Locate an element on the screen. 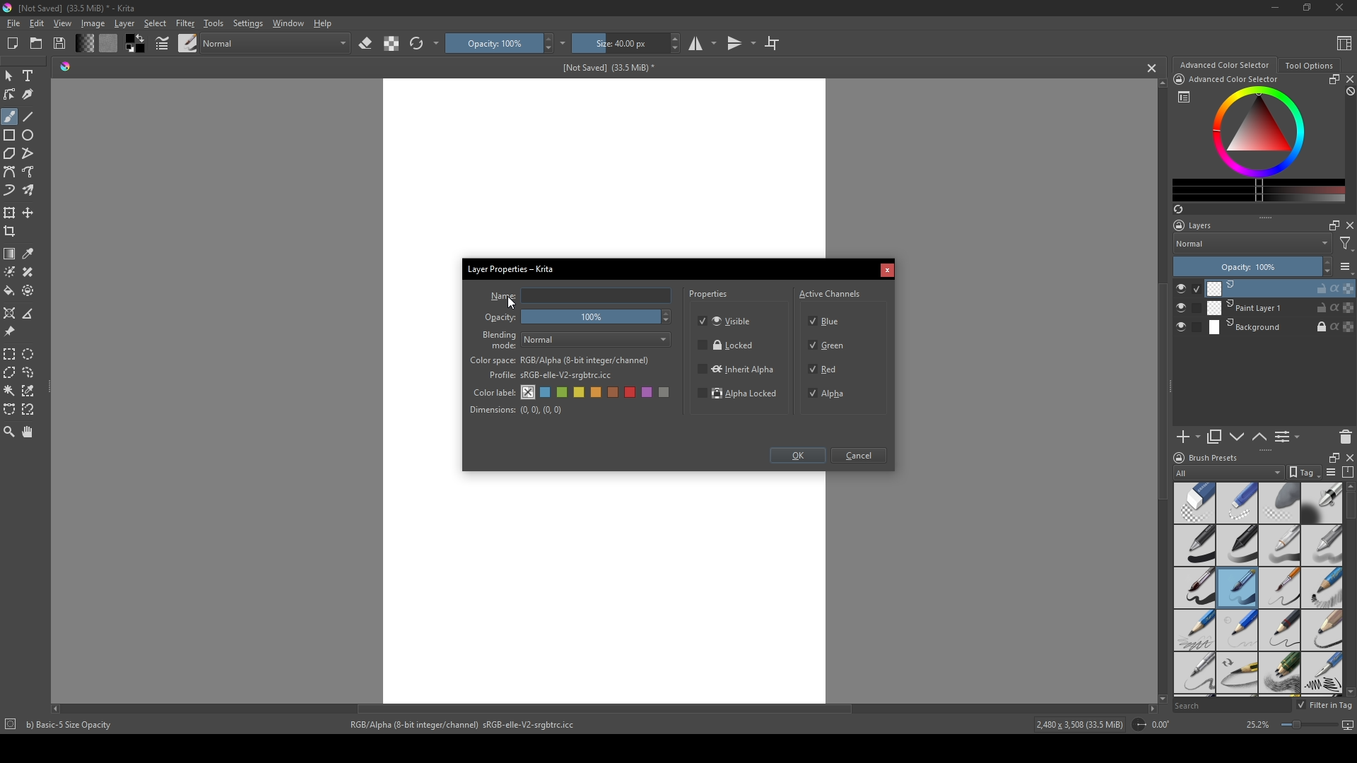 This screenshot has height=763, width=1357. [Not Saved] (33.5 MiB) is located at coordinates (606, 68).